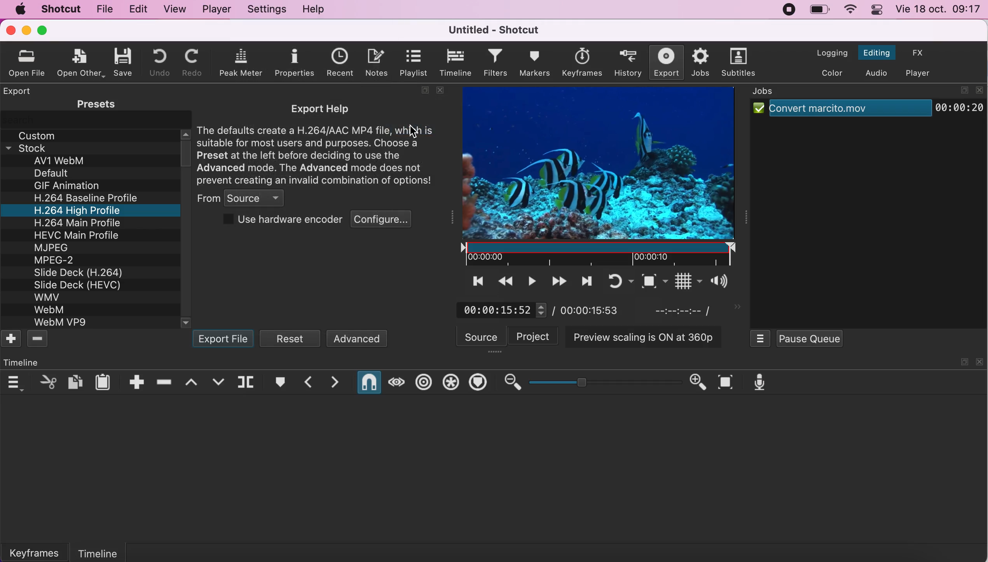  Describe the element at coordinates (612, 281) in the screenshot. I see `toggle player looping` at that location.